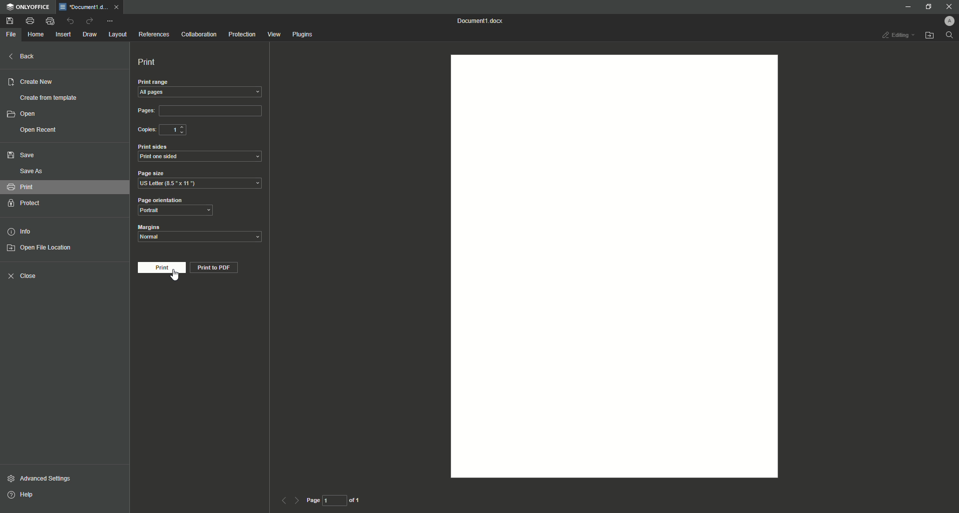  Describe the element at coordinates (34, 81) in the screenshot. I see `Create new` at that location.